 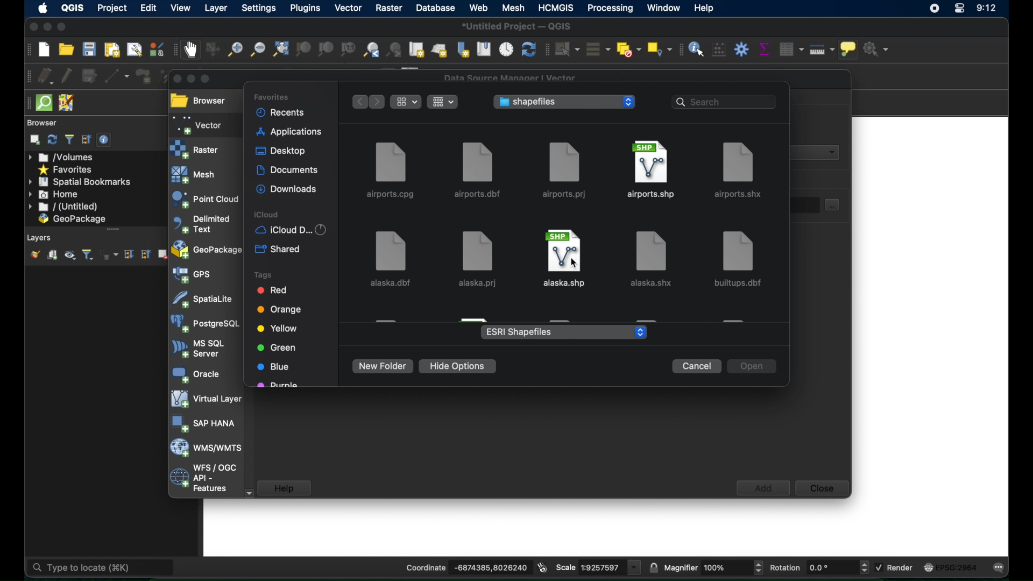 What do you see at coordinates (518, 25) in the screenshot?
I see `*Untitled Project - QGIS` at bounding box center [518, 25].